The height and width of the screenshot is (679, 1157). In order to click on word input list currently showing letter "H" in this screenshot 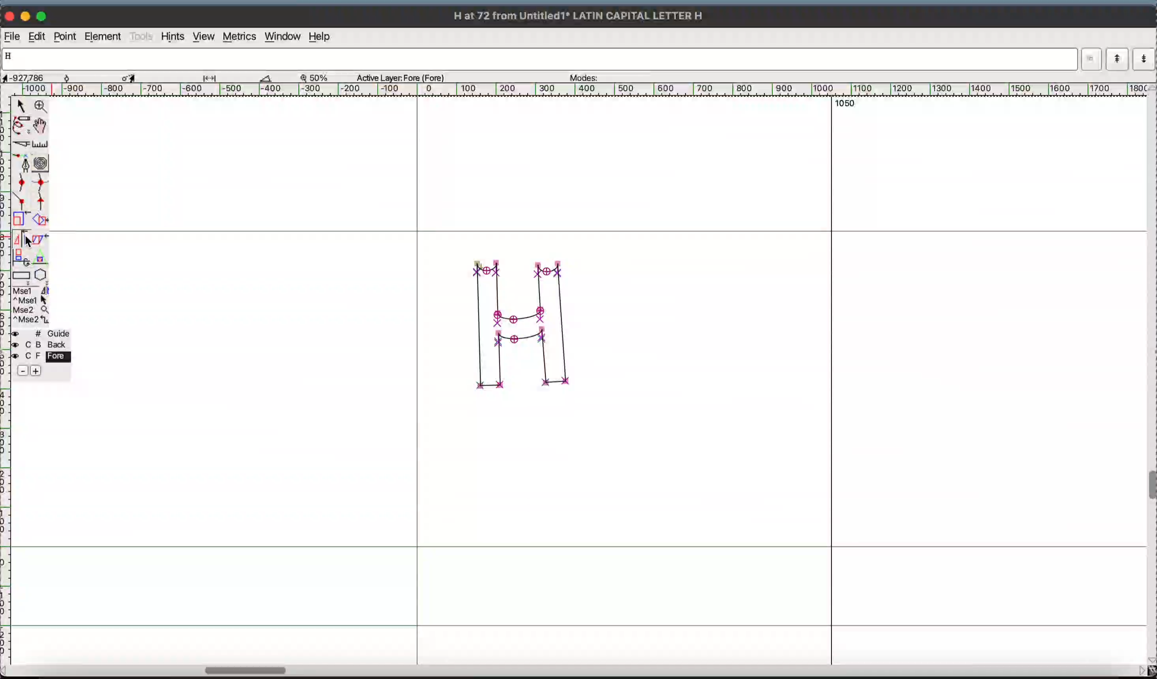, I will do `click(539, 58)`.